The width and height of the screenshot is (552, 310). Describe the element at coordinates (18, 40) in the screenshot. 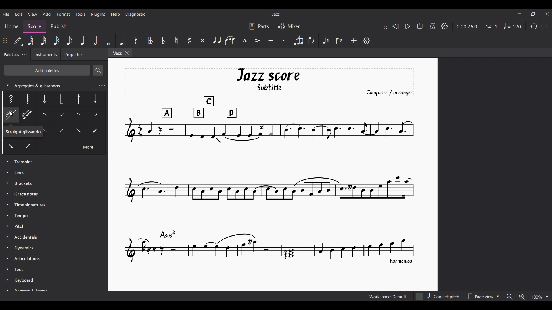

I see `Default` at that location.